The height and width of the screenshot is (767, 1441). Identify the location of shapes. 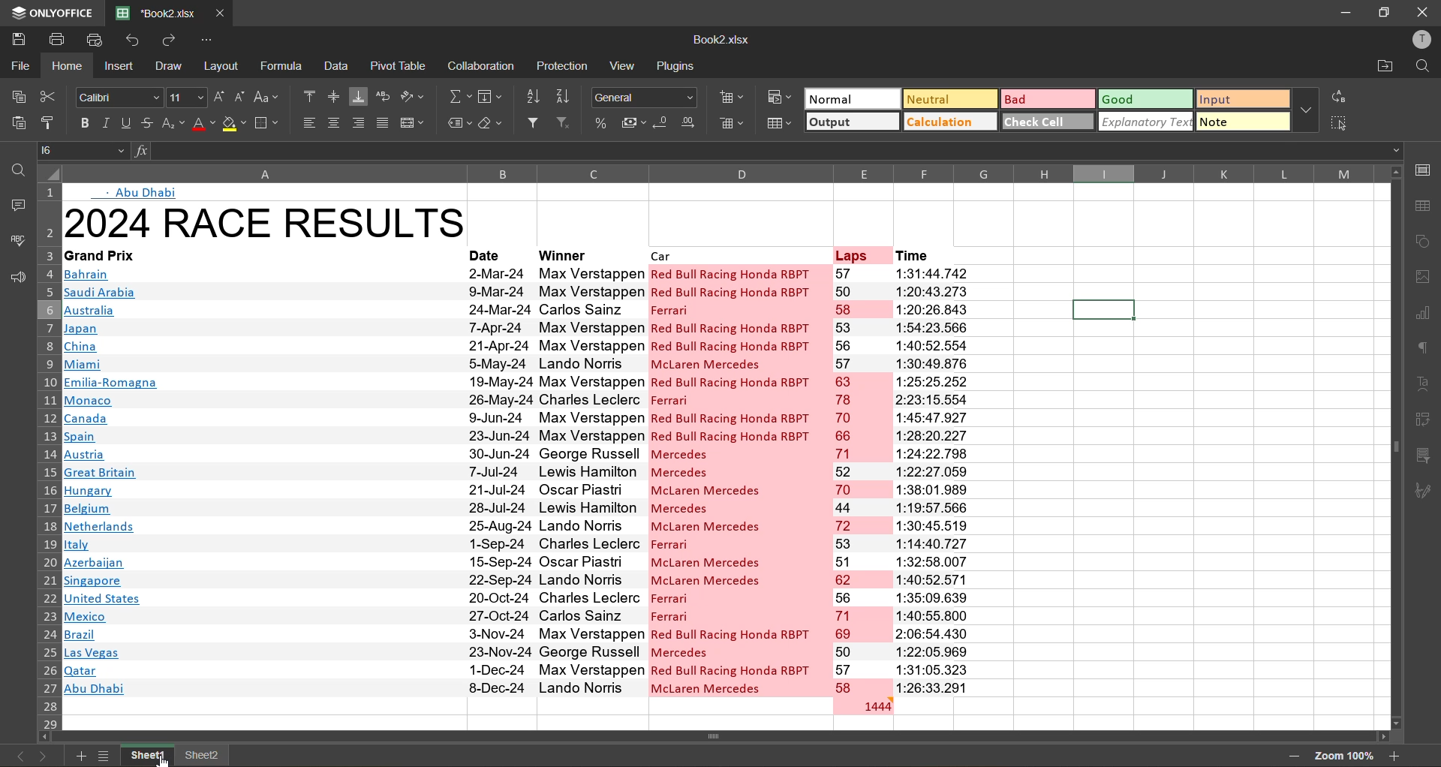
(1423, 239).